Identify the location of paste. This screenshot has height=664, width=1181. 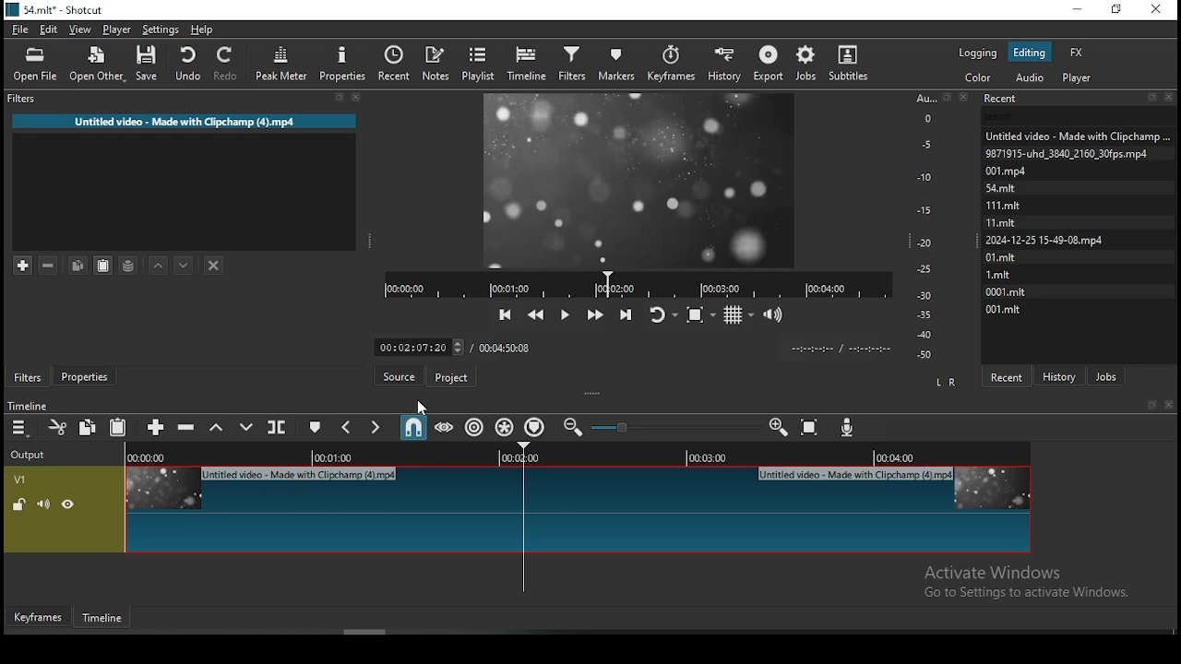
(118, 427).